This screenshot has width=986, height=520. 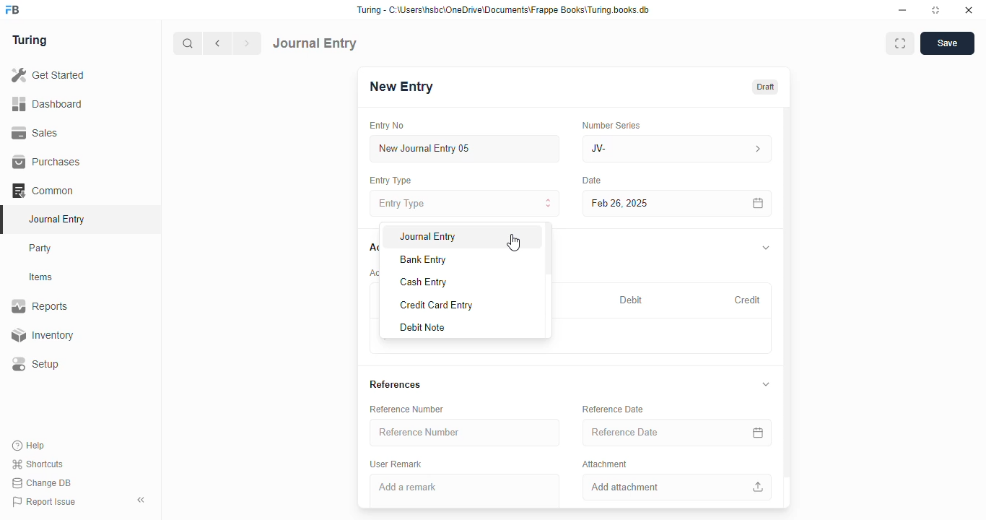 What do you see at coordinates (42, 483) in the screenshot?
I see `change DB` at bounding box center [42, 483].